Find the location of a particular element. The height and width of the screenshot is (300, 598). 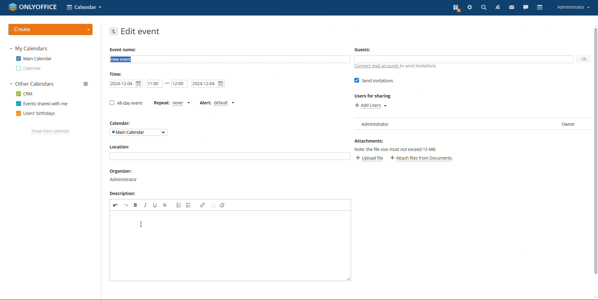

events shared with me is located at coordinates (42, 104).